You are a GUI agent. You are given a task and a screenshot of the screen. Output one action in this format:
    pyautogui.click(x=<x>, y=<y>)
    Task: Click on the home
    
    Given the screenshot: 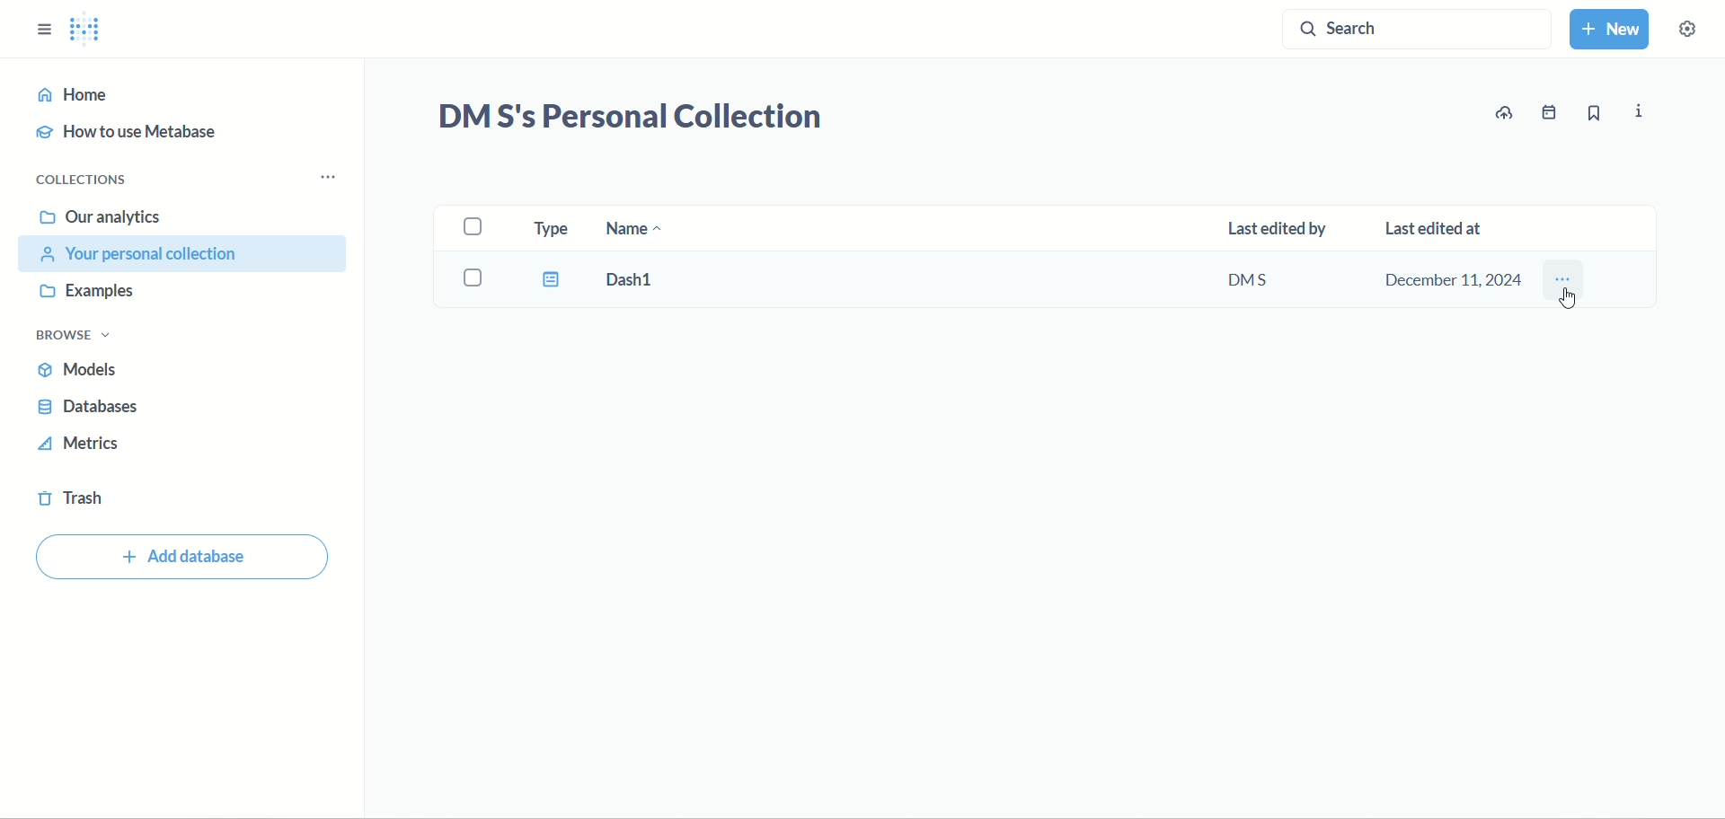 What is the action you would take?
    pyautogui.click(x=176, y=95)
    